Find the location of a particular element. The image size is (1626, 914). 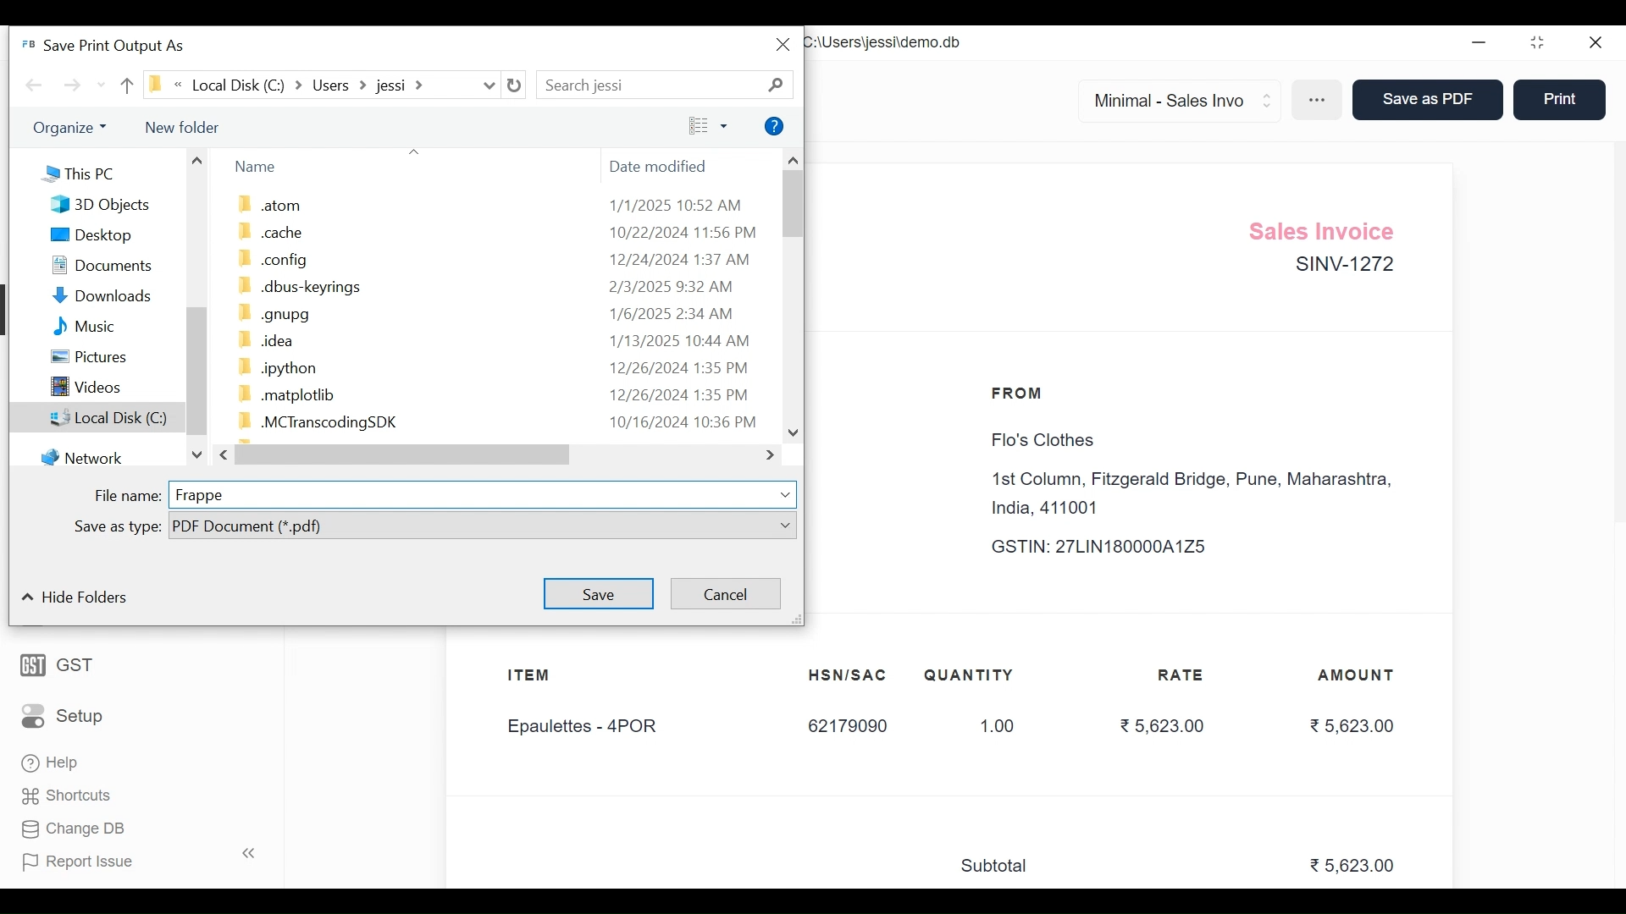

.gnupg is located at coordinates (270, 313).